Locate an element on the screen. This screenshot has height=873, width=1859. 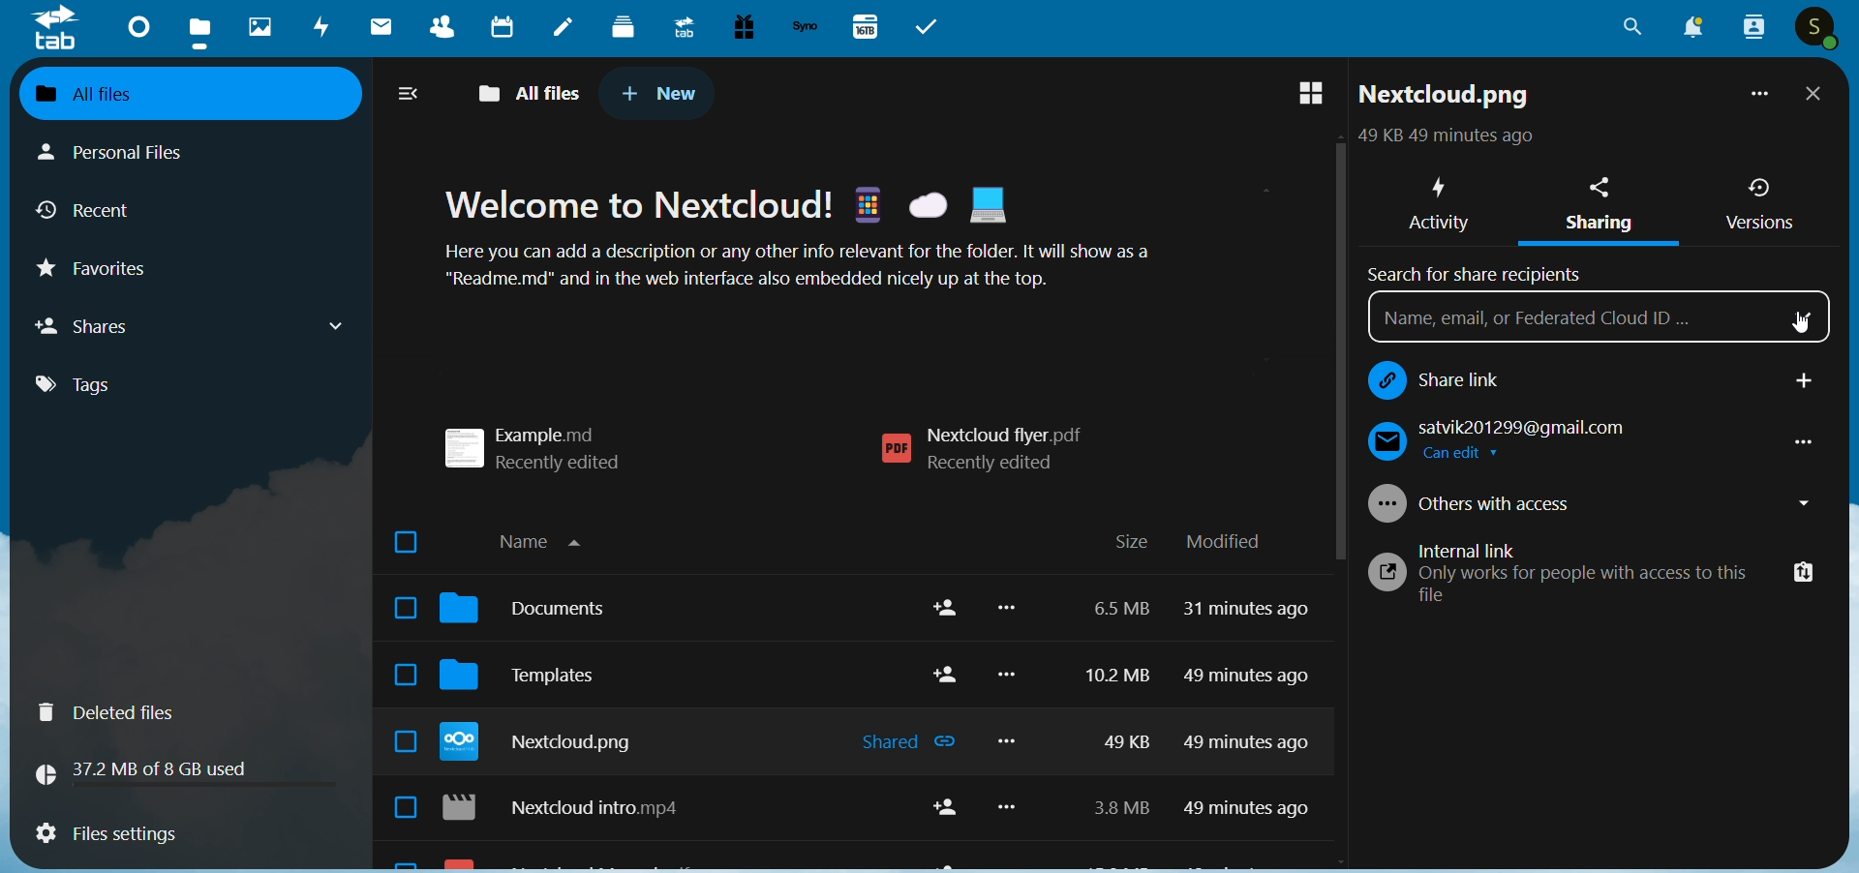
photos is located at coordinates (259, 27).